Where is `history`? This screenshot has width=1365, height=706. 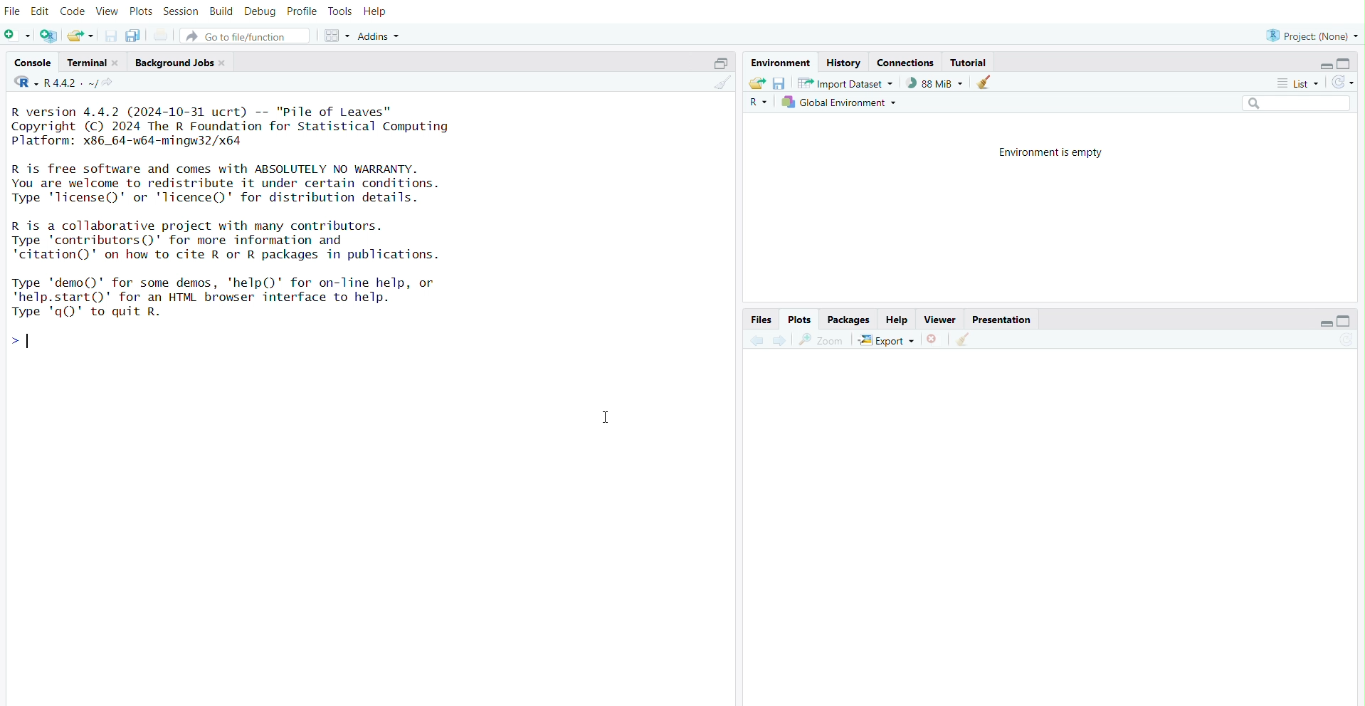
history is located at coordinates (845, 61).